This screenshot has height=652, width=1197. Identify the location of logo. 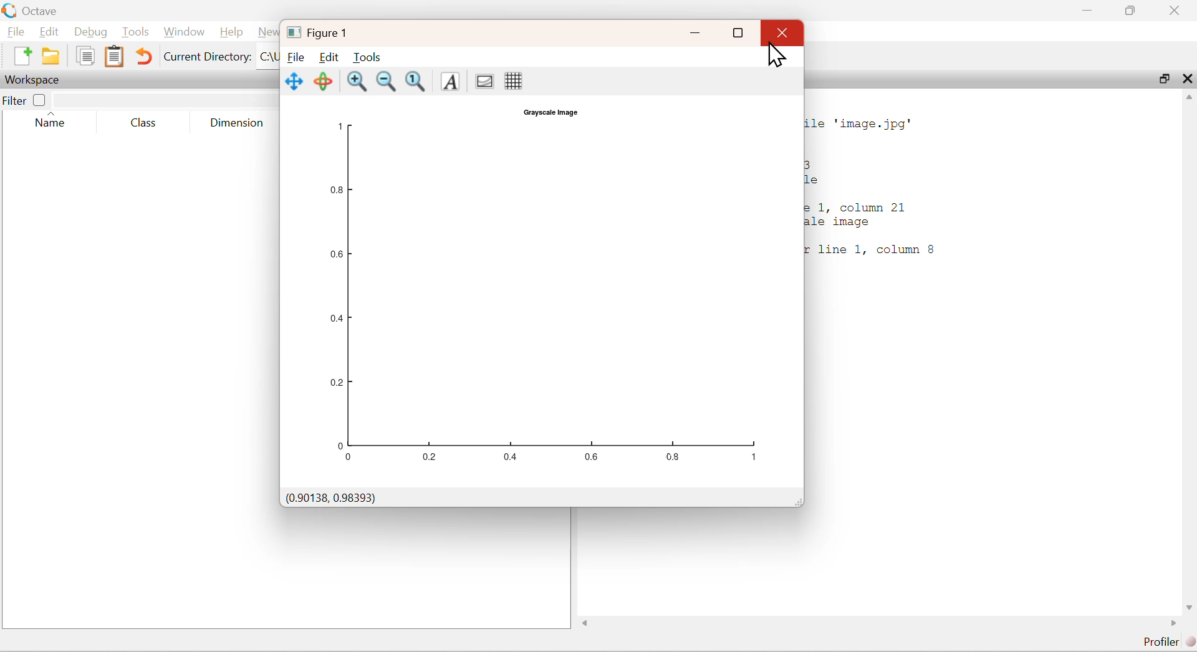
(11, 12).